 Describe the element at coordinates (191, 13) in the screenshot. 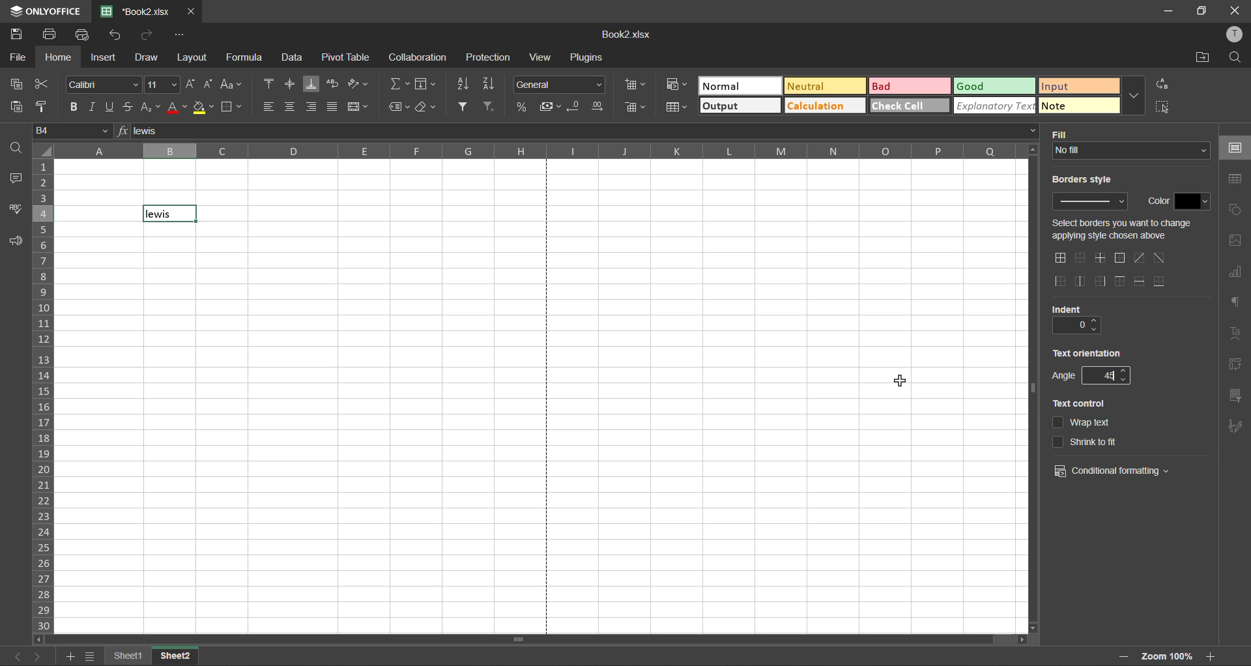

I see `close tab` at that location.